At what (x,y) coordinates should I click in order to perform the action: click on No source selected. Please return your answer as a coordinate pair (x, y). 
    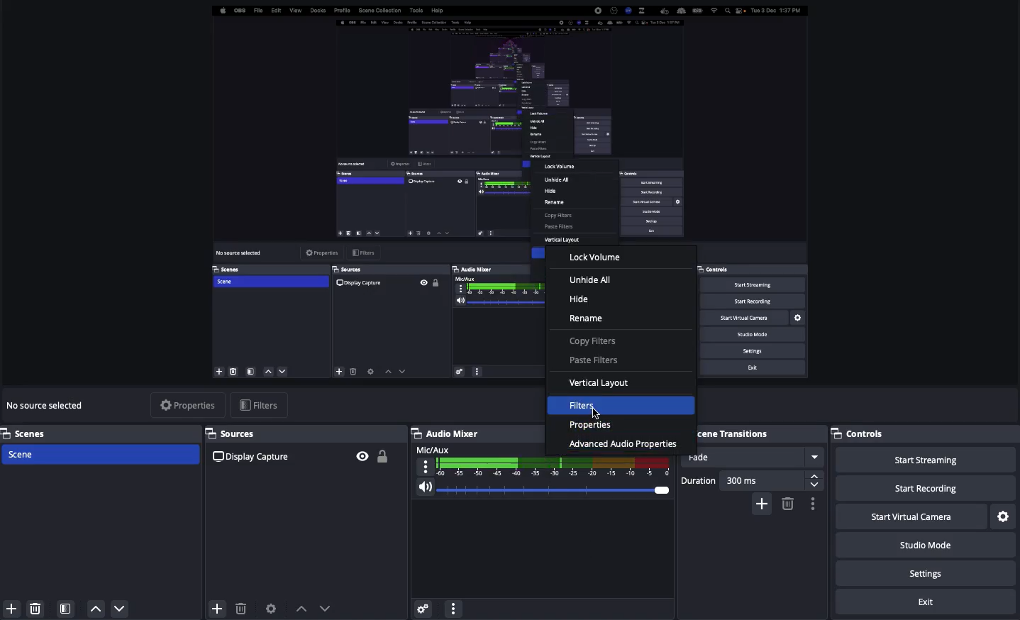
    Looking at the image, I should click on (48, 405).